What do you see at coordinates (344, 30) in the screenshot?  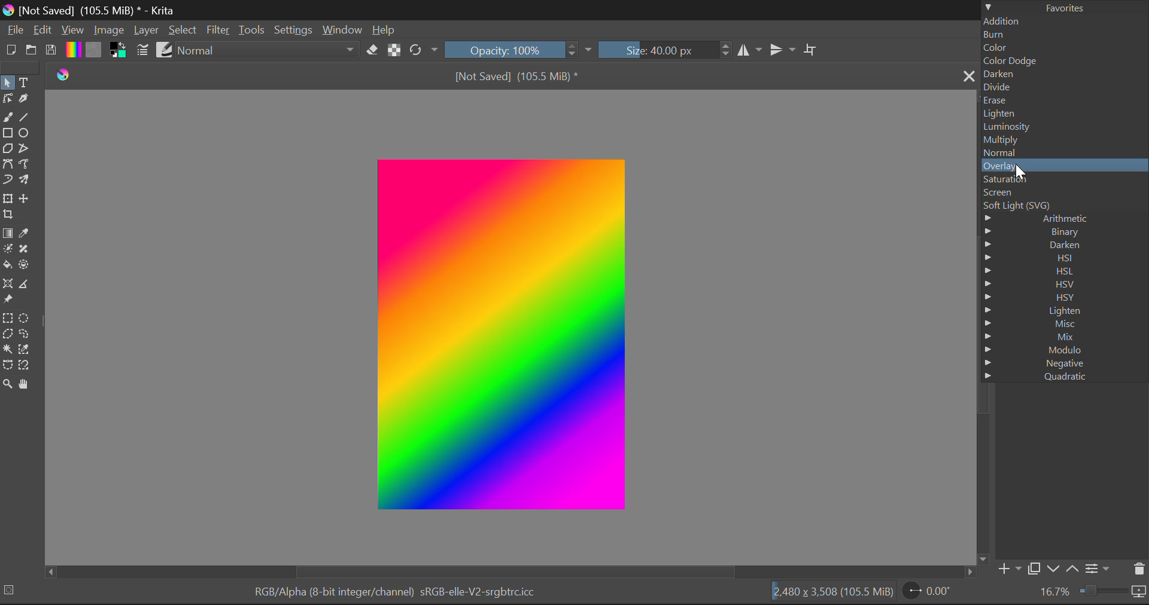 I see `Window` at bounding box center [344, 30].